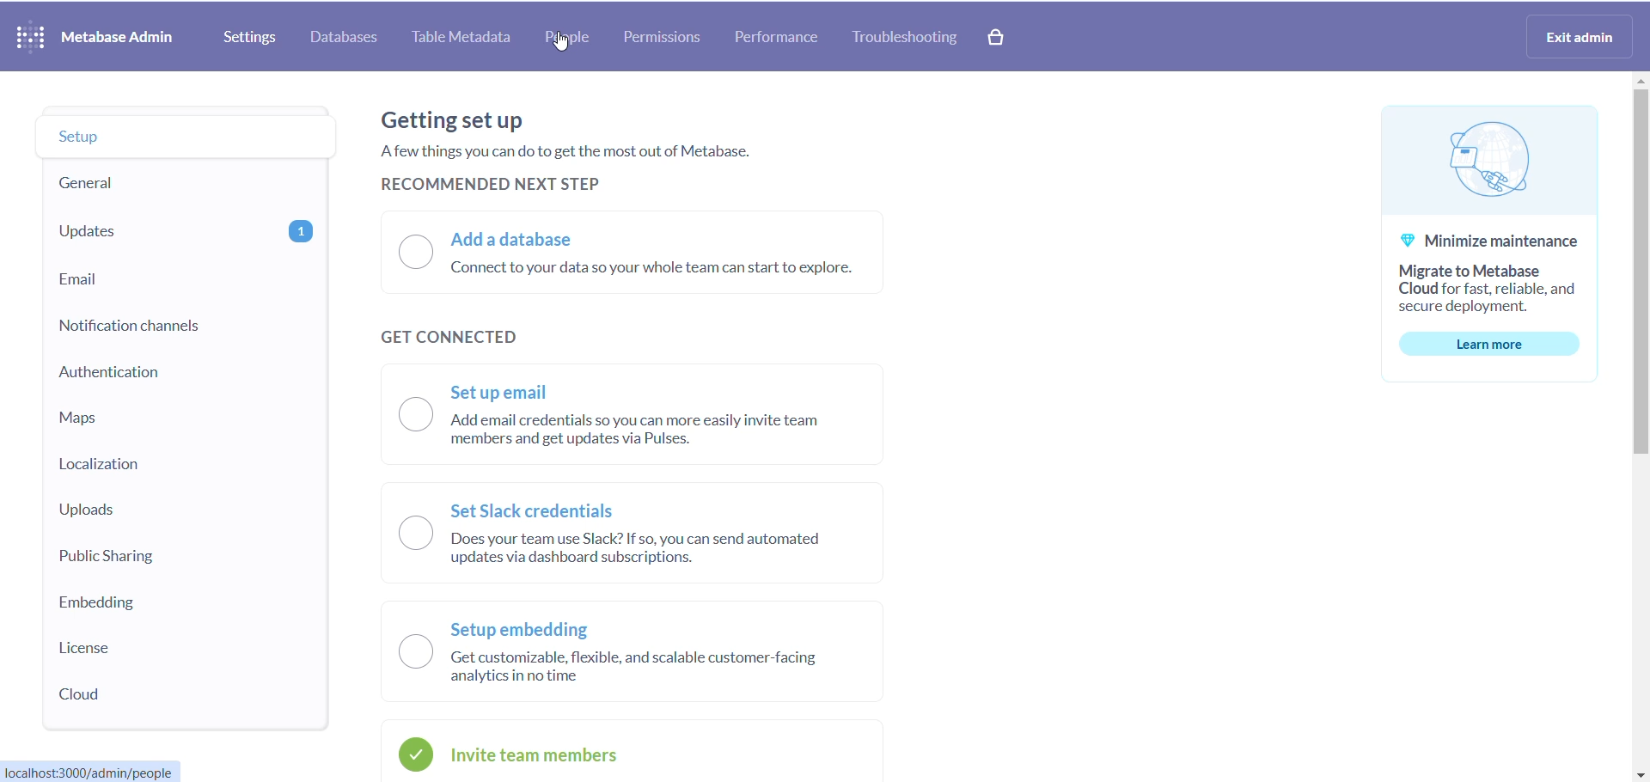 This screenshot has width=1650, height=782. I want to click on cursor, so click(1640, 280).